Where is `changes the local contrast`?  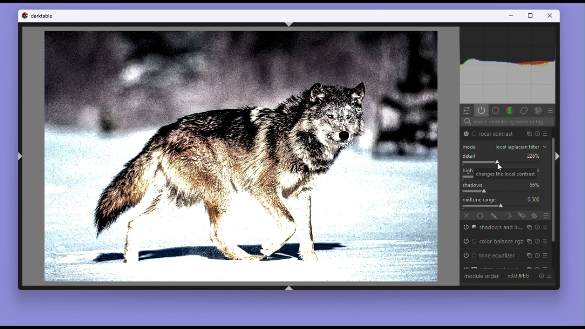 changes the local contrast is located at coordinates (474, 162).